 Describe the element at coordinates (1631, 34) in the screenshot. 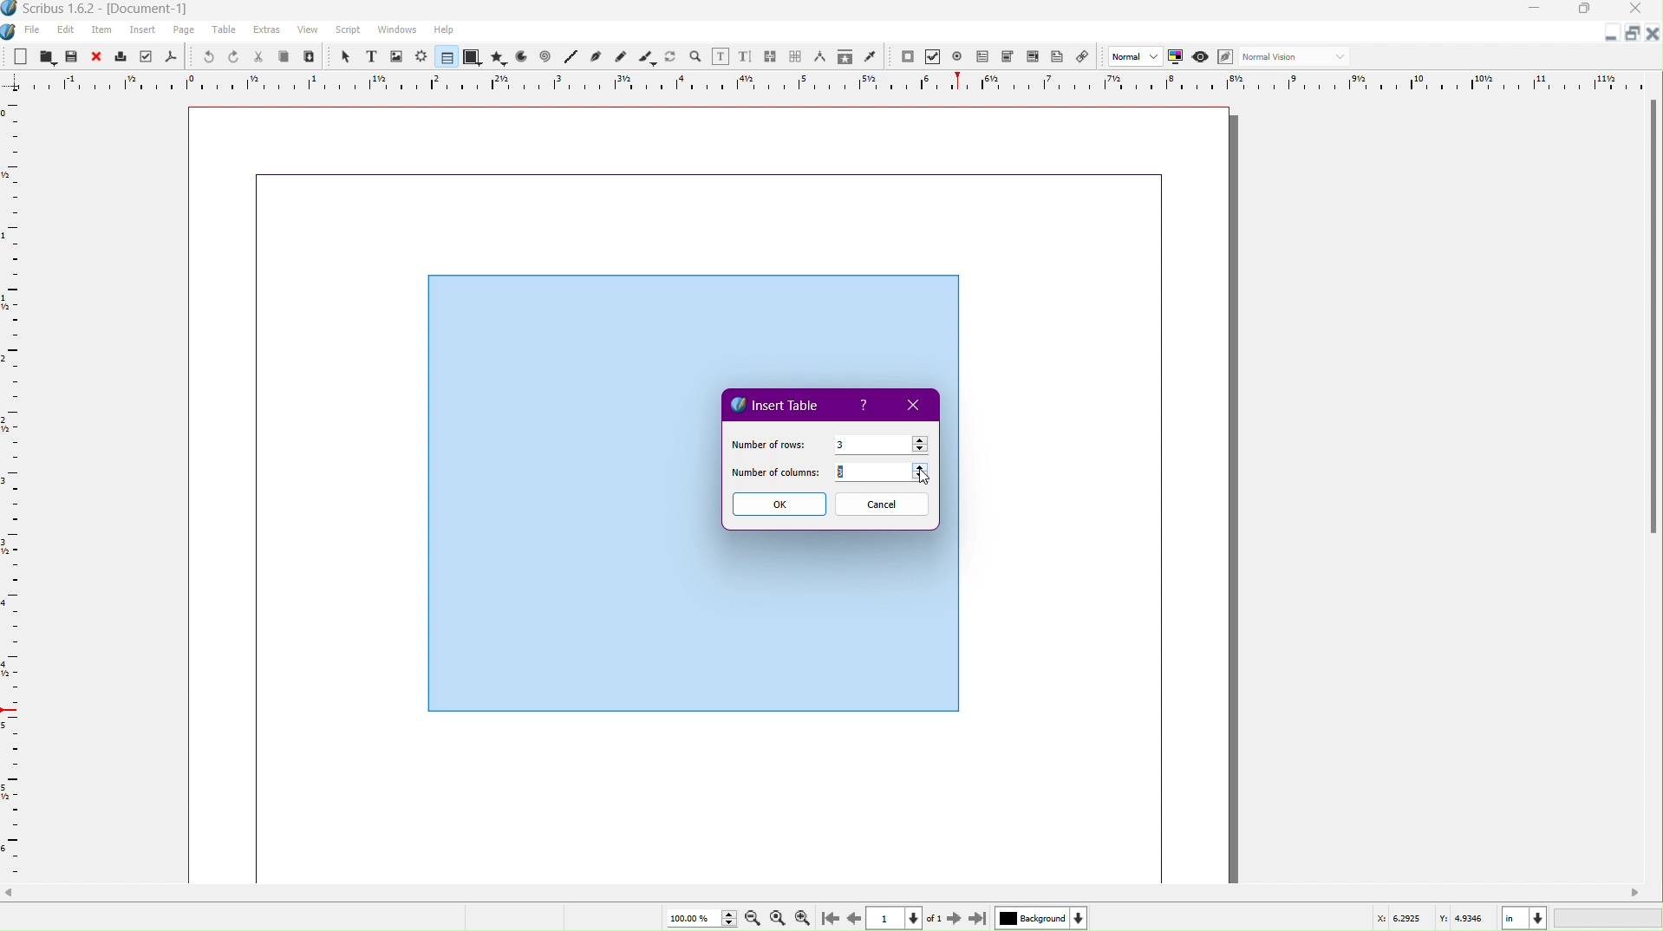

I see `Maximize` at that location.